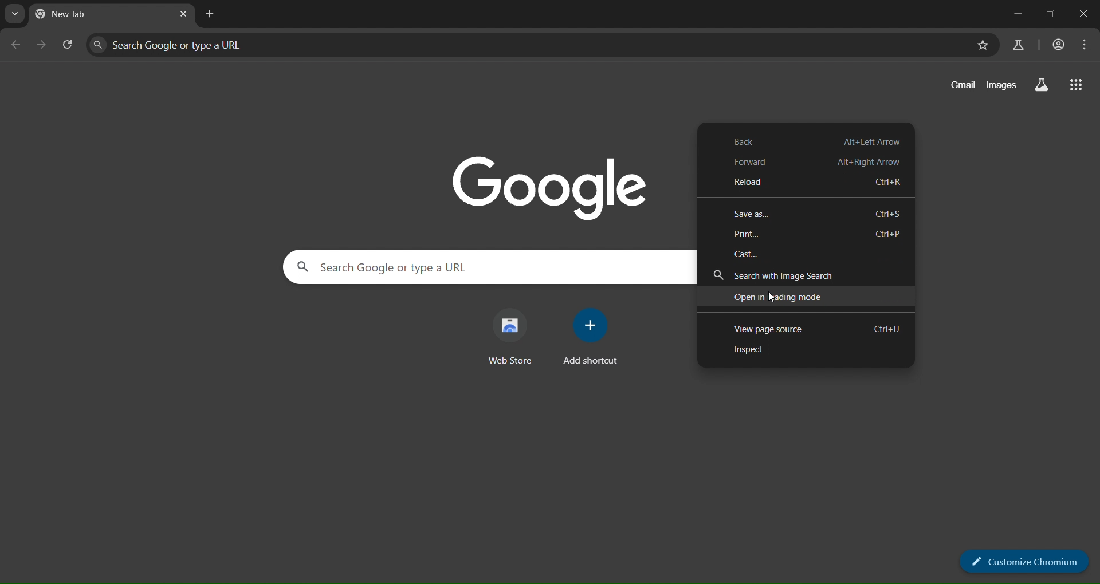  Describe the element at coordinates (1024, 560) in the screenshot. I see `customize chromium` at that location.